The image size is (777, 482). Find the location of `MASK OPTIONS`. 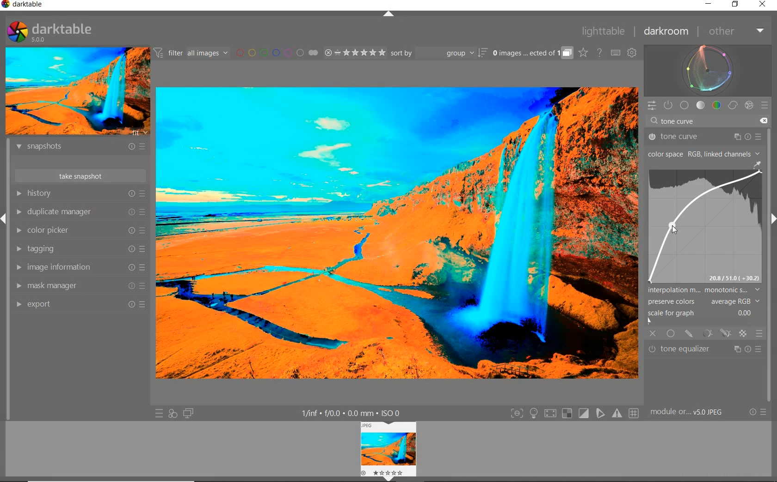

MASK OPTIONS is located at coordinates (716, 334).